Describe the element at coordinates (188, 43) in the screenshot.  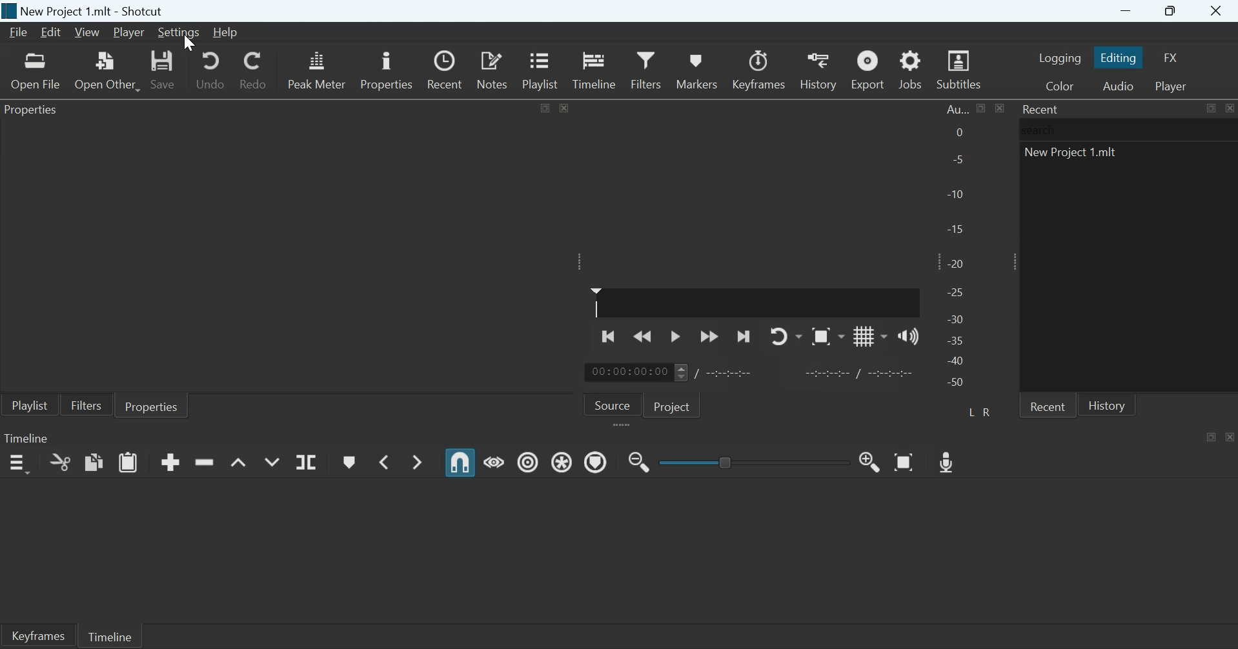
I see `Cursor` at that location.